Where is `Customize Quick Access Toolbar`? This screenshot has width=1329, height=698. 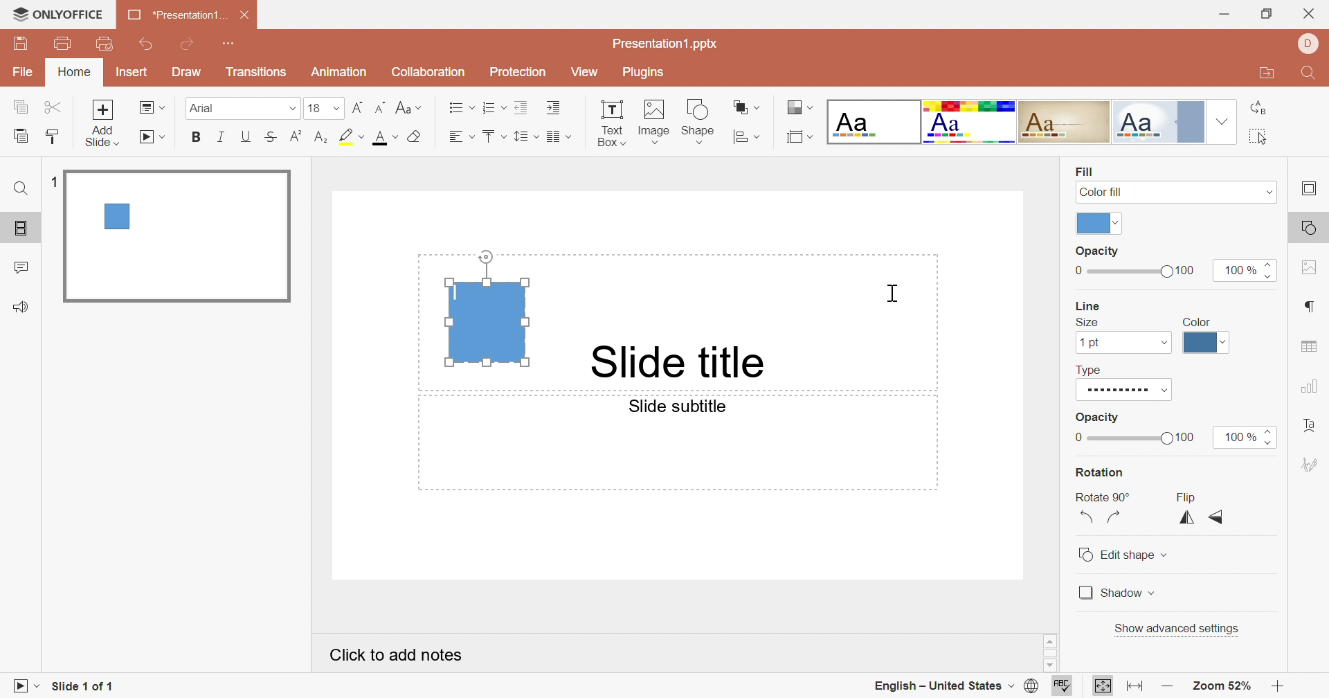 Customize Quick Access Toolbar is located at coordinates (235, 45).